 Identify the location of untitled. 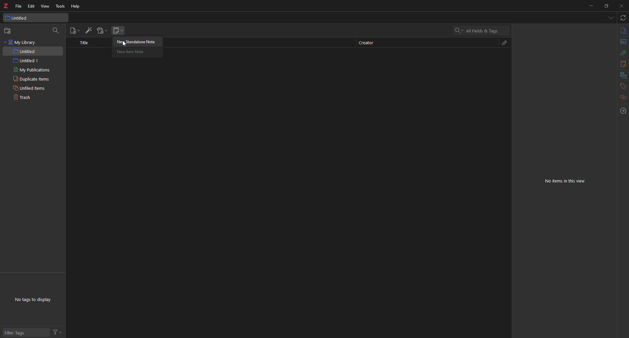
(27, 51).